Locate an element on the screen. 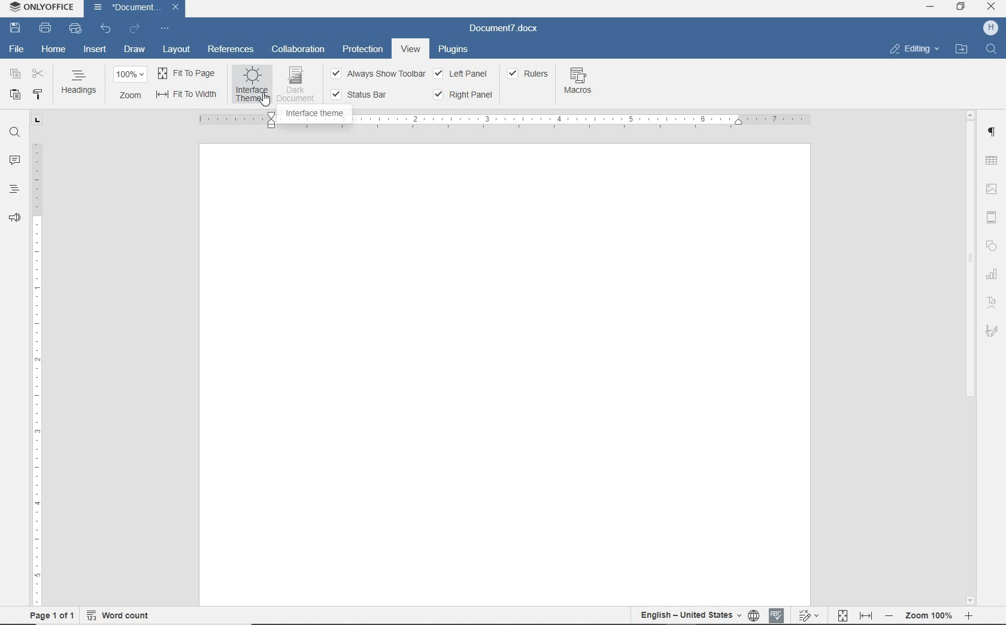  MINIMIZE is located at coordinates (929, 6).